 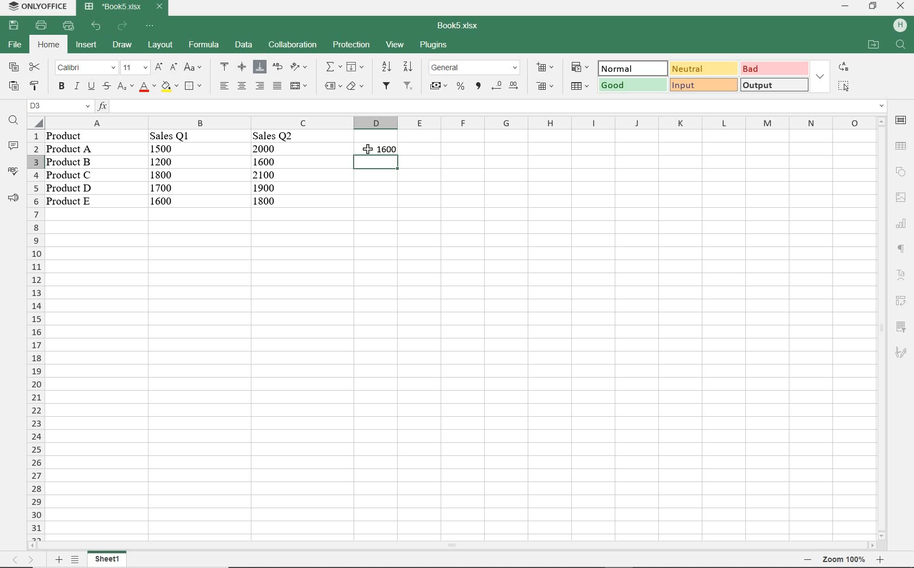 I want to click on support & feedback, so click(x=11, y=197).